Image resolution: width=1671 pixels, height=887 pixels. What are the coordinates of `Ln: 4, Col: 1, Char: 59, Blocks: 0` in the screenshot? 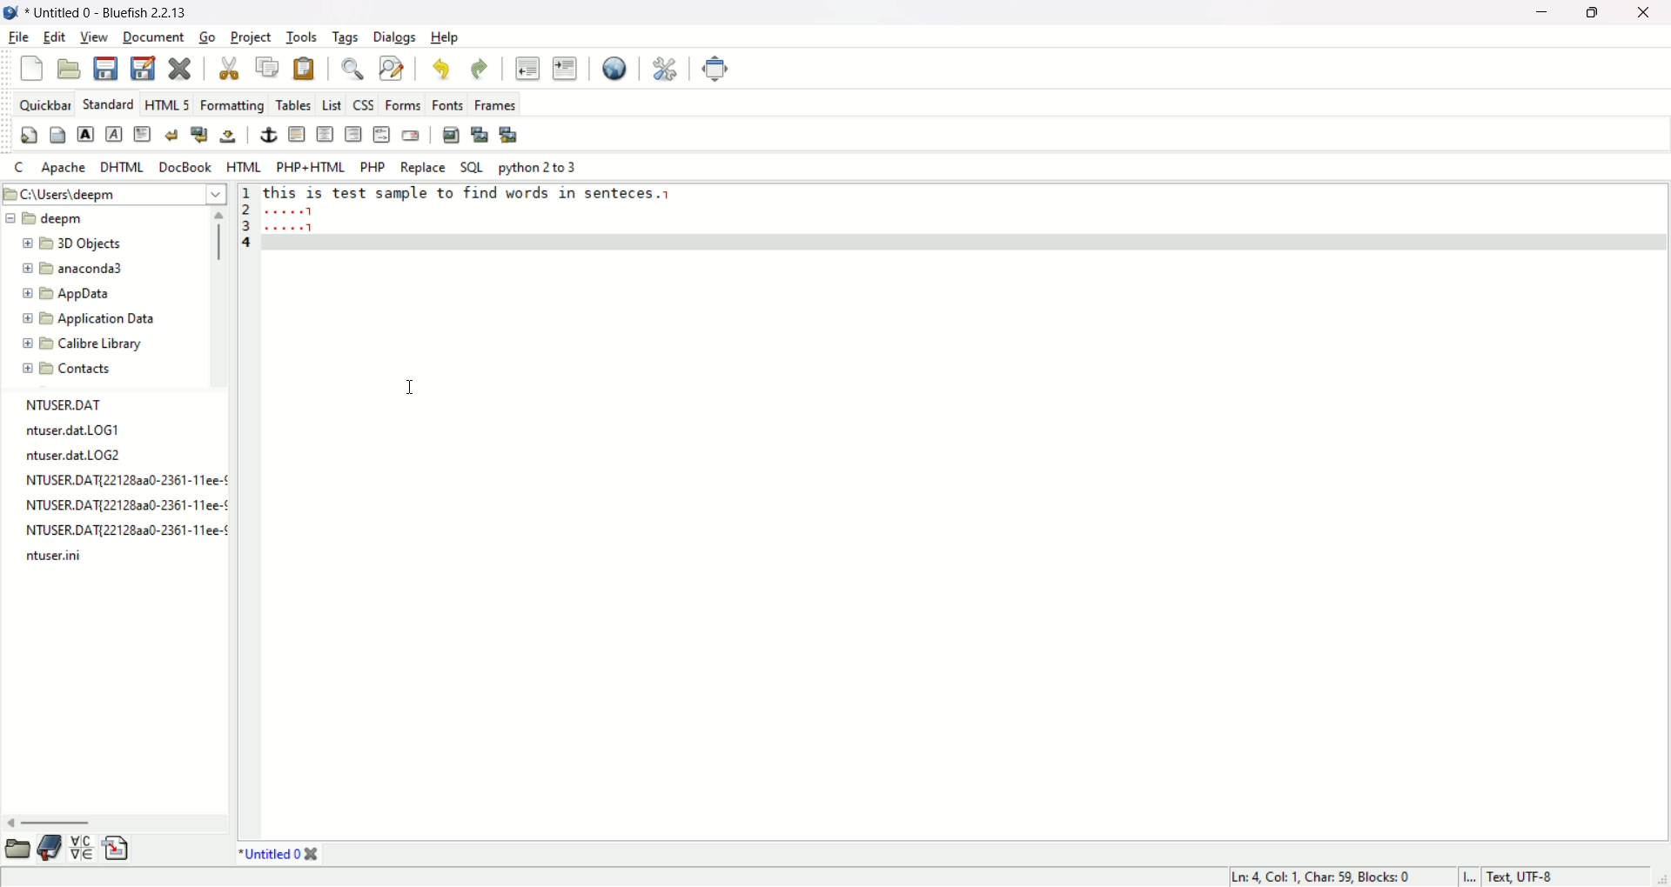 It's located at (1324, 877).